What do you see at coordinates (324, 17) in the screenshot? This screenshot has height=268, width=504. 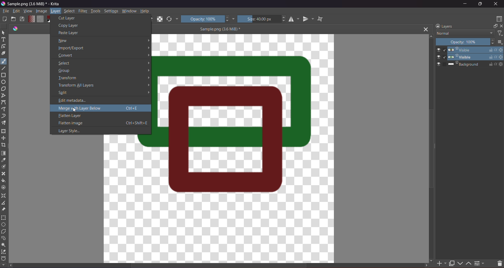 I see `Wrap Around Mode` at bounding box center [324, 17].